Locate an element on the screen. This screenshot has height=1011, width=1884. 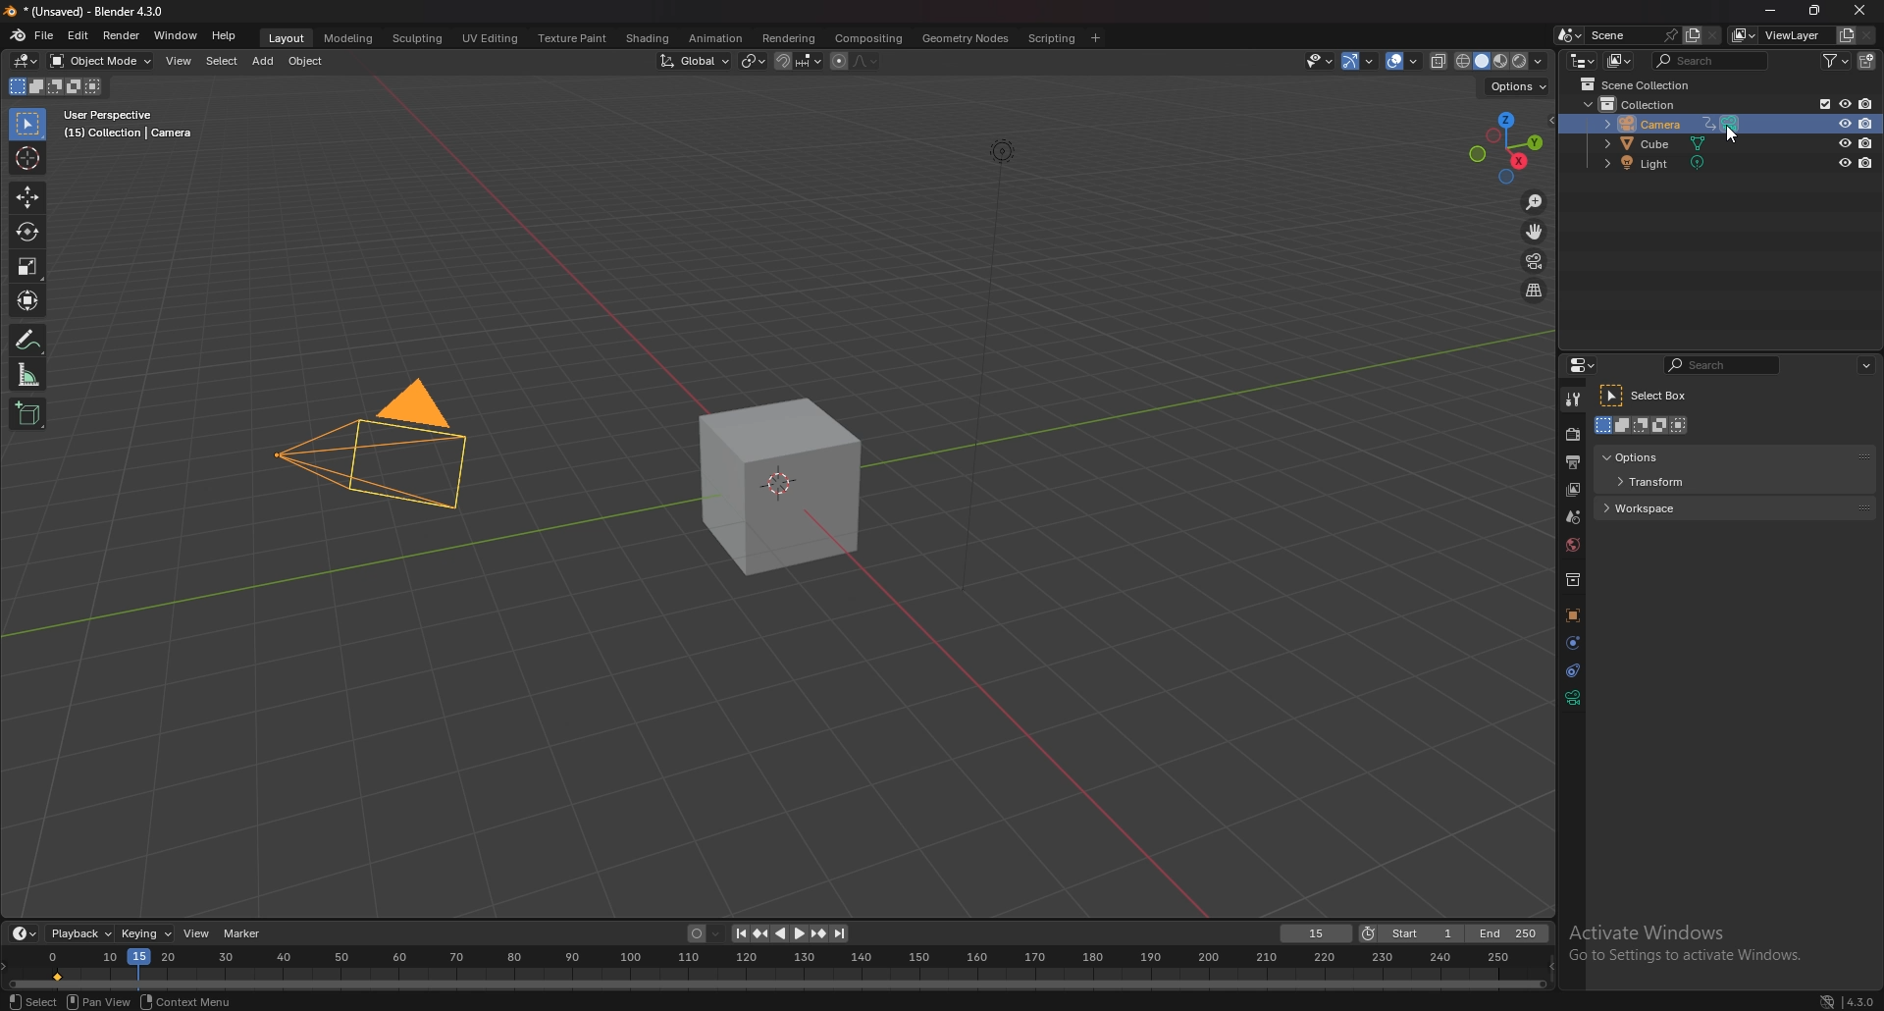
options is located at coordinates (1865, 363).